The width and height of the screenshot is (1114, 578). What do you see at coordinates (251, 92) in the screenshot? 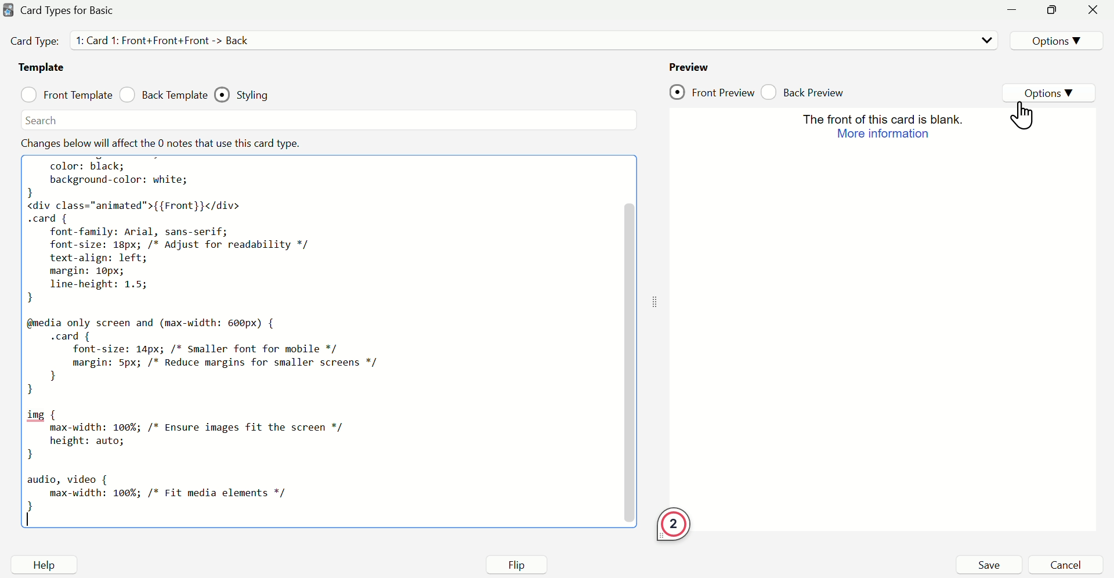
I see `Styling` at bounding box center [251, 92].